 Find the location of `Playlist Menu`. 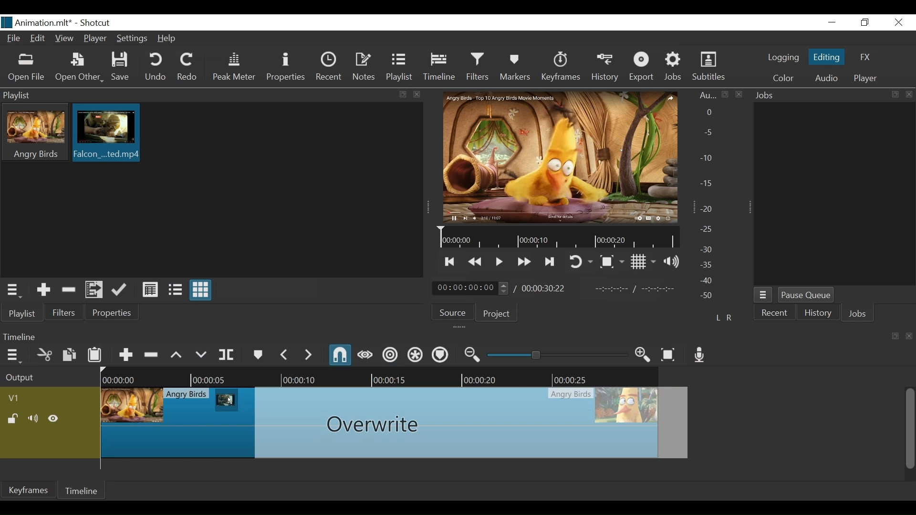

Playlist Menu is located at coordinates (13, 290).